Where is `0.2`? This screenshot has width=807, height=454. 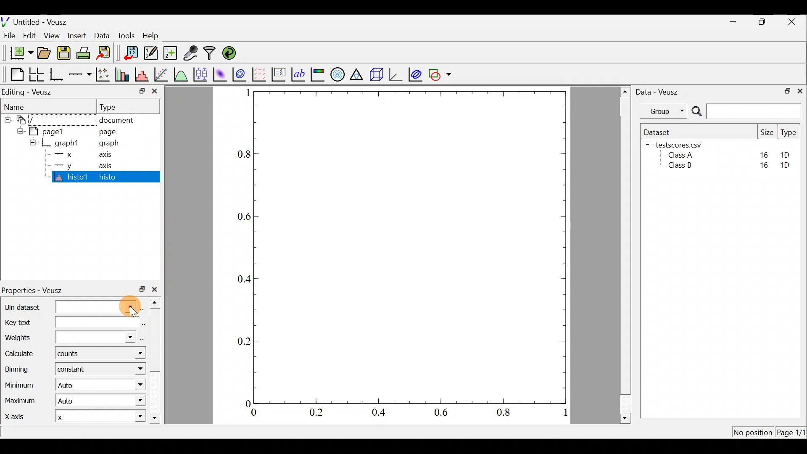 0.2 is located at coordinates (318, 414).